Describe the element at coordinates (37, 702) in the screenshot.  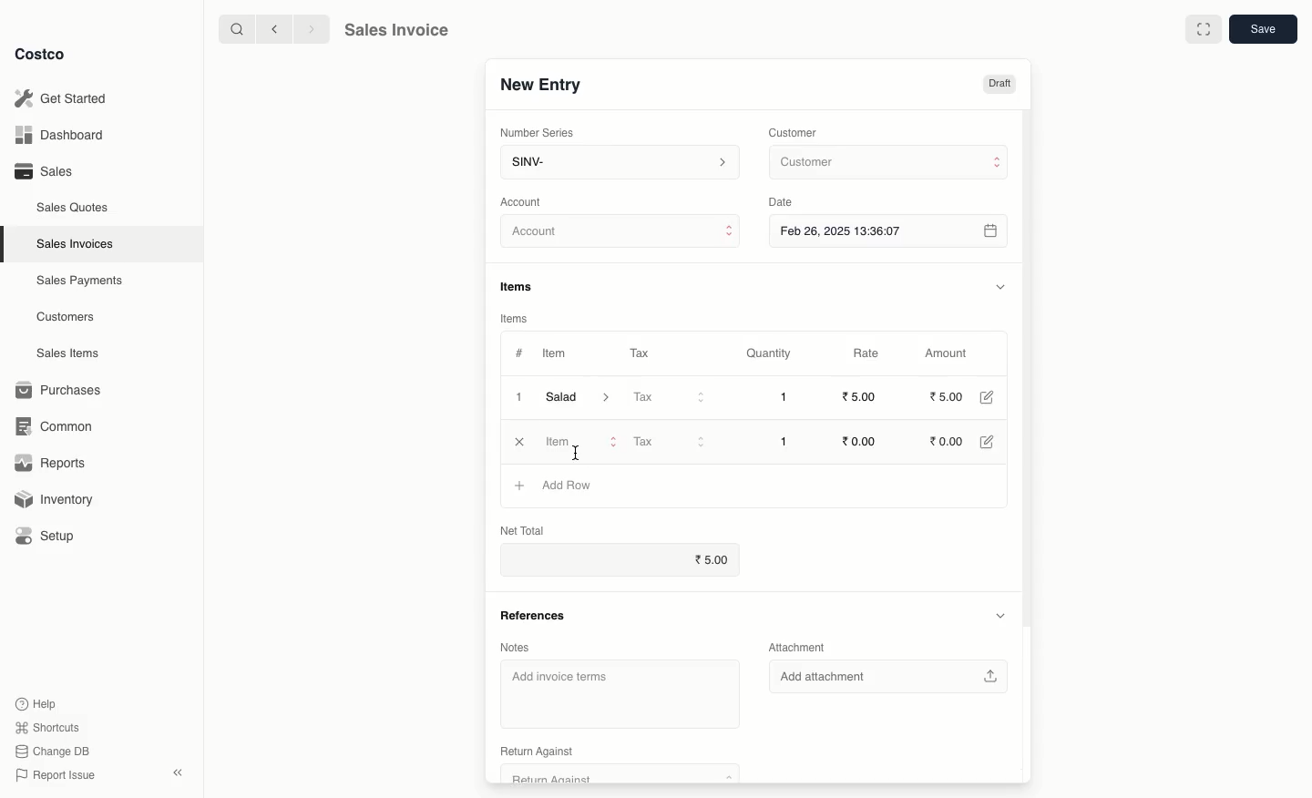
I see `Help` at that location.